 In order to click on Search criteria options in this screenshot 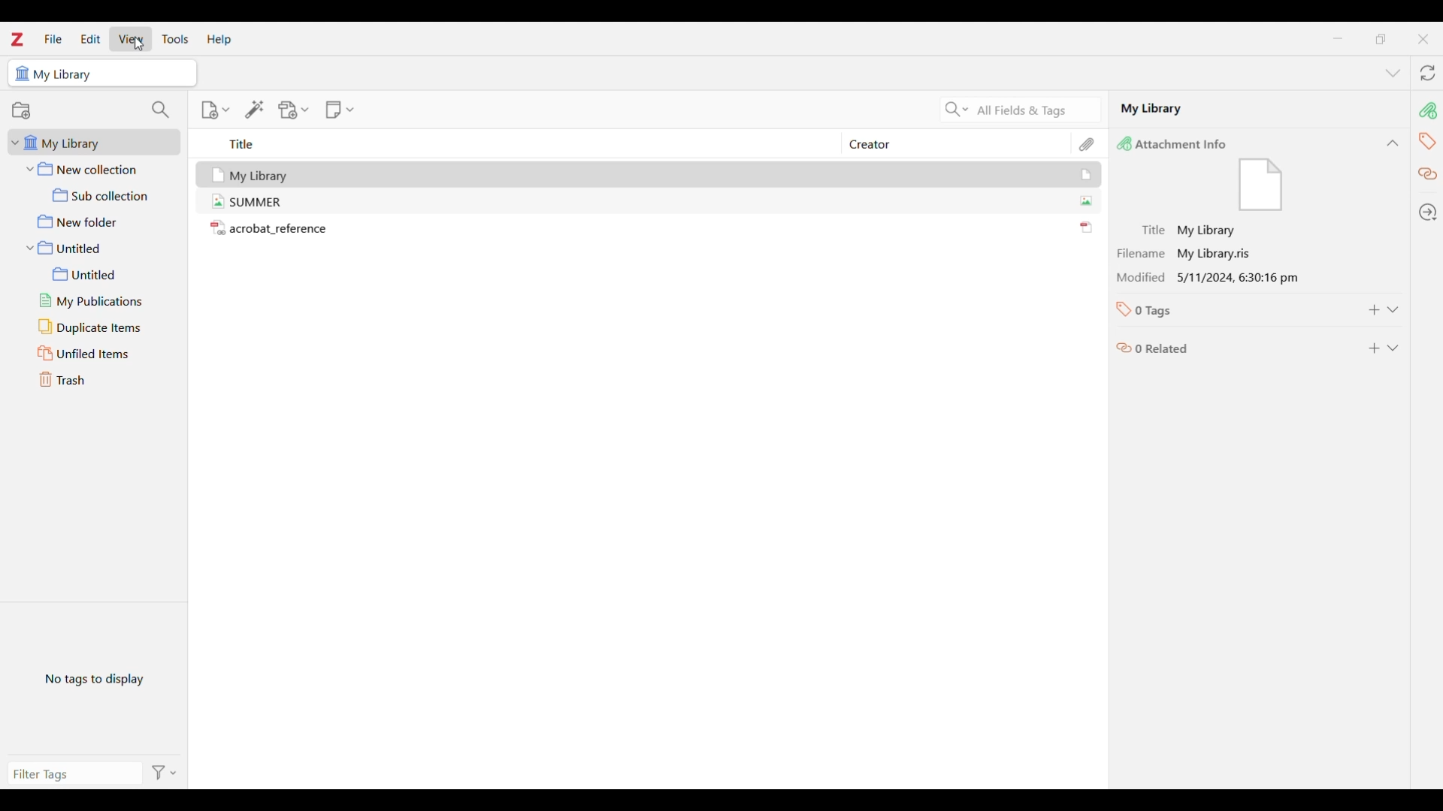, I will do `click(957, 110)`.